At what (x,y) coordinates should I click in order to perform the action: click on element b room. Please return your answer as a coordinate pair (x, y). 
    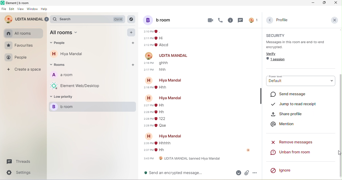
    Looking at the image, I should click on (19, 3).